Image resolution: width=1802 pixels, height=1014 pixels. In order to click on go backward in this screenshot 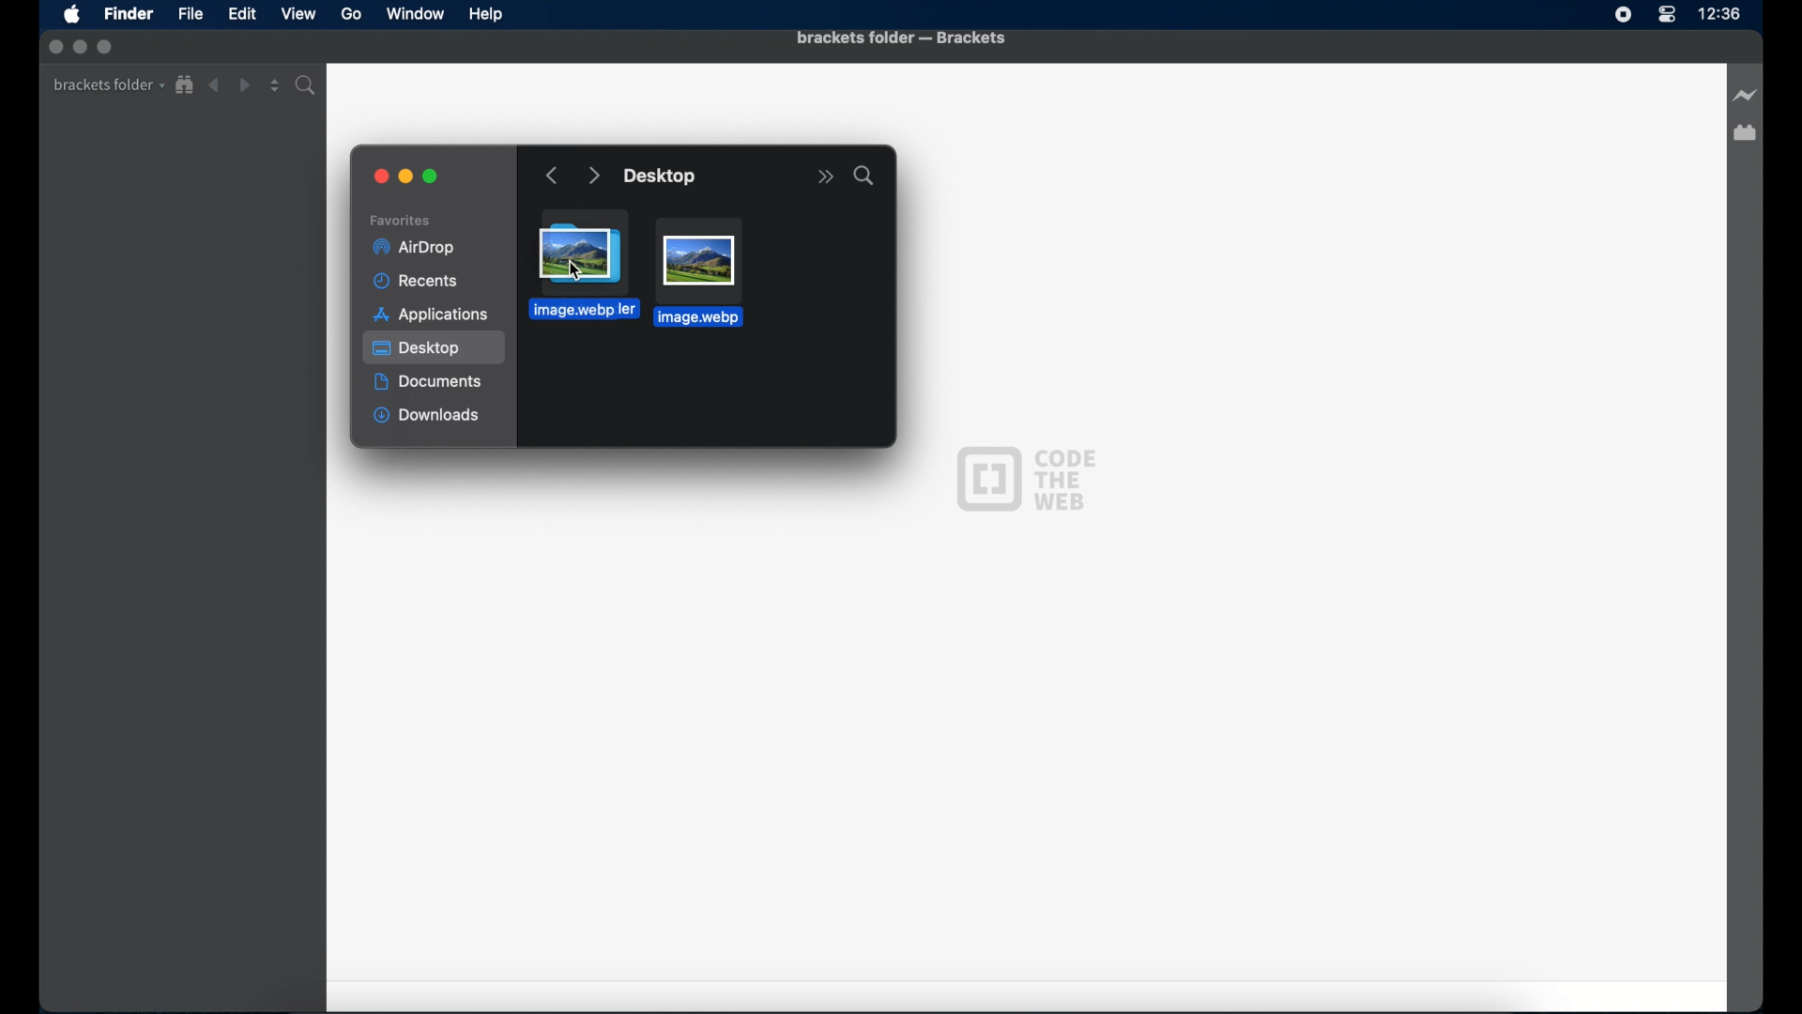, I will do `click(553, 177)`.